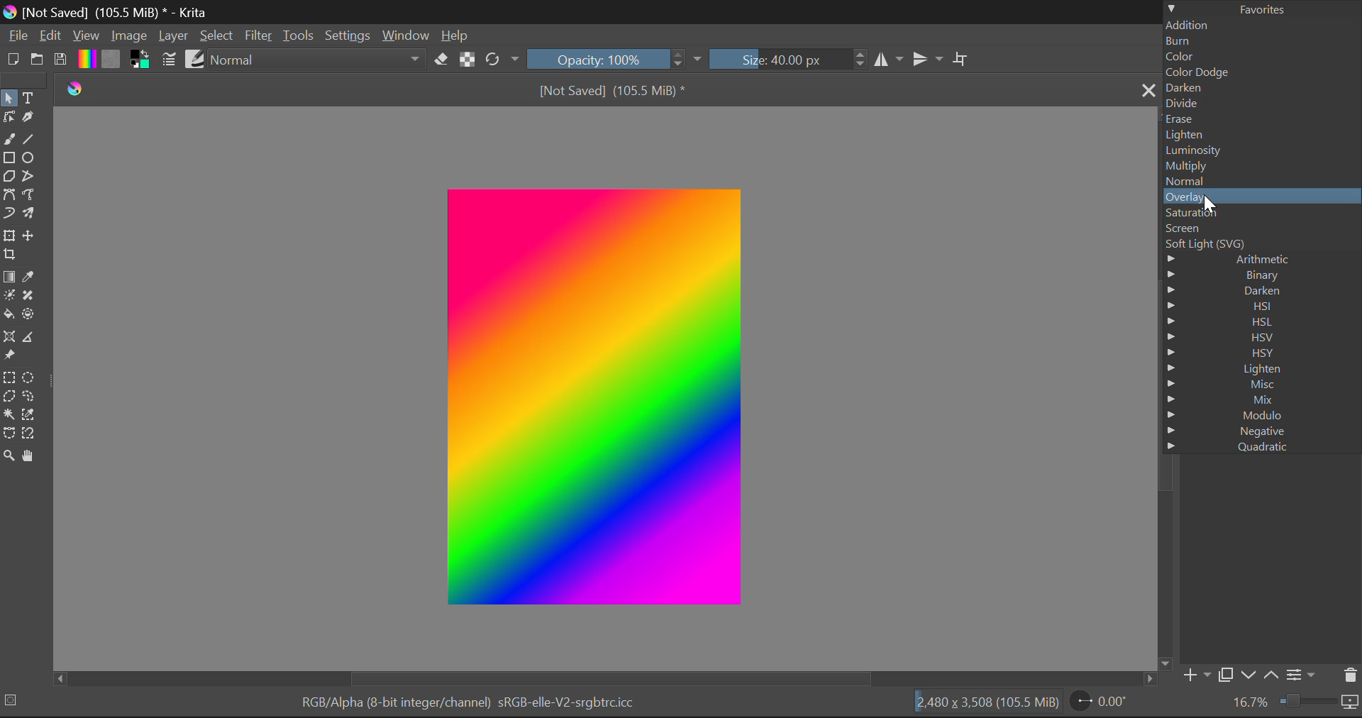 Image resolution: width=1362 pixels, height=718 pixels. Describe the element at coordinates (1227, 673) in the screenshot. I see `Copy Layer` at that location.